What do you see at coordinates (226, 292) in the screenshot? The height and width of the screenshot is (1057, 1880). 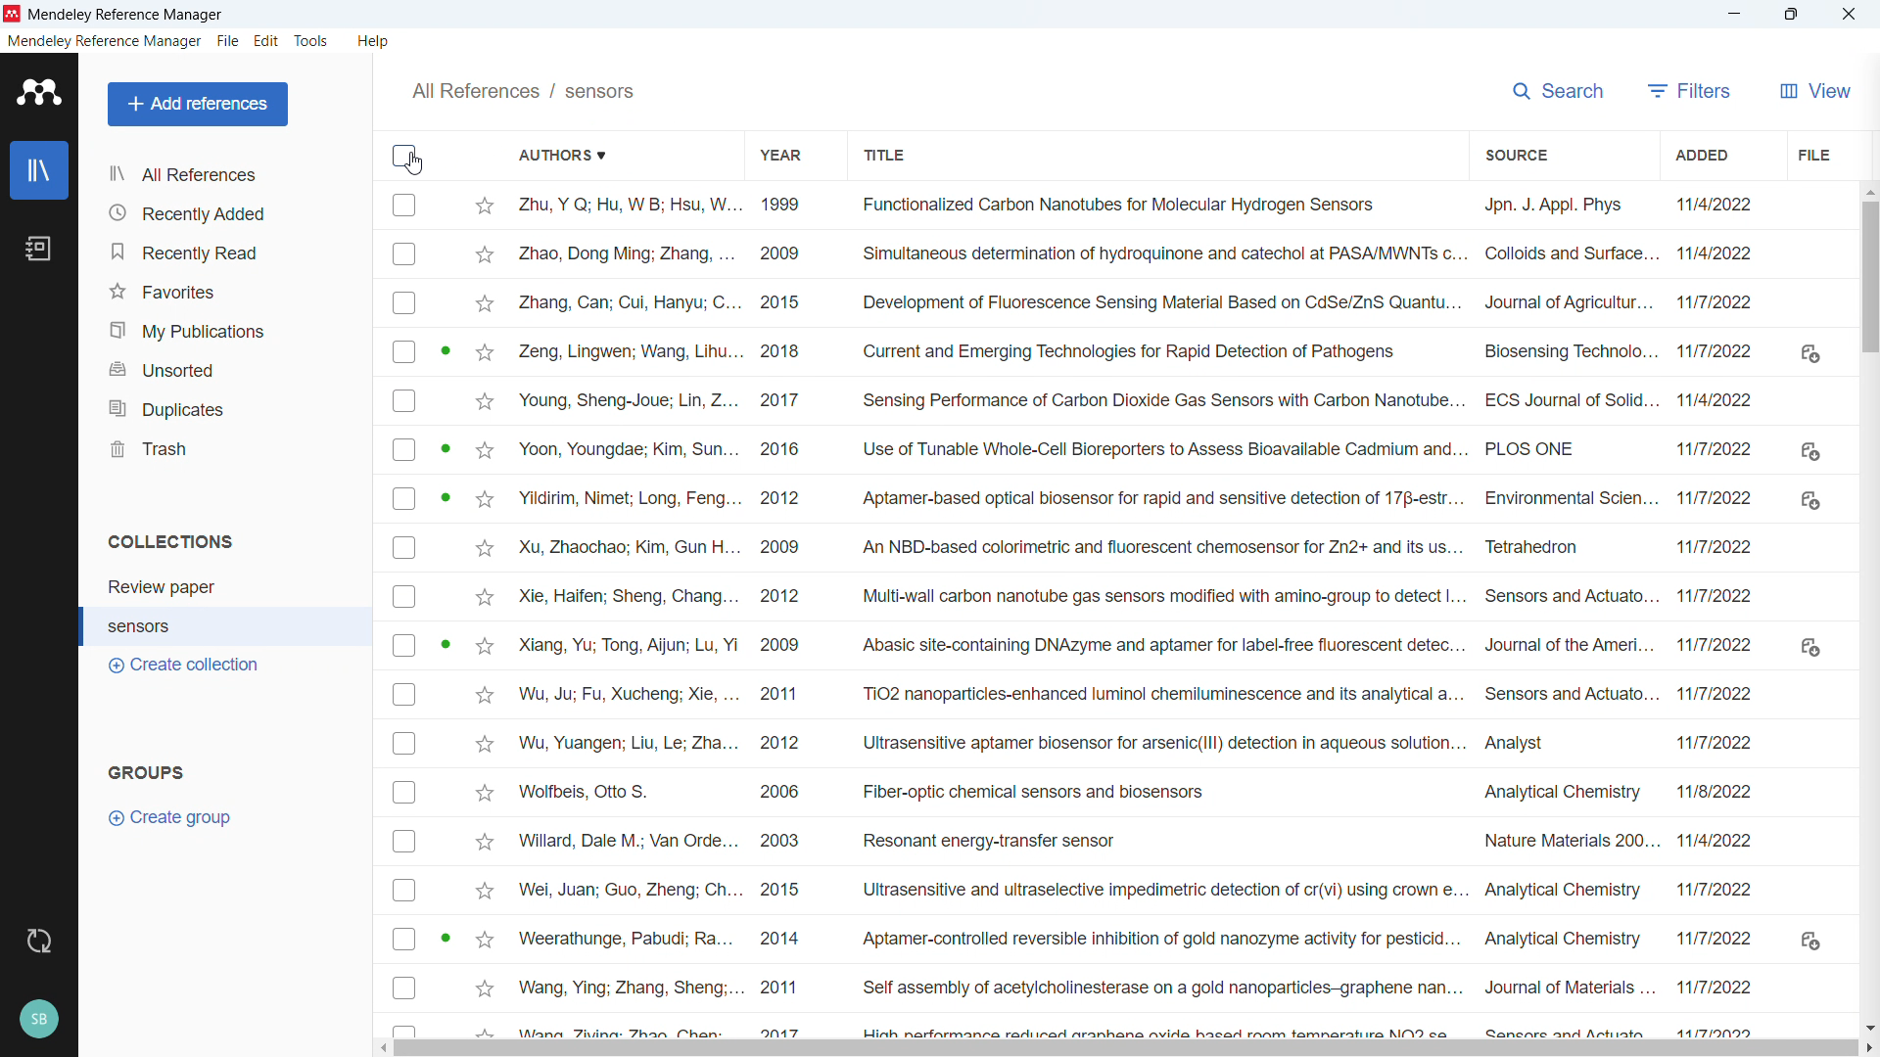 I see `favorites` at bounding box center [226, 292].